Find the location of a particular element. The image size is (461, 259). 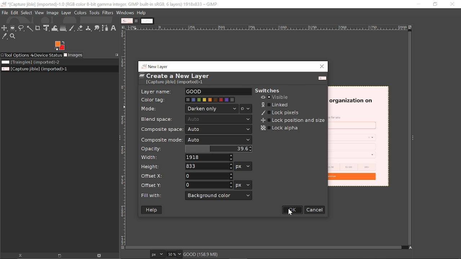

Fill with: is located at coordinates (155, 196).